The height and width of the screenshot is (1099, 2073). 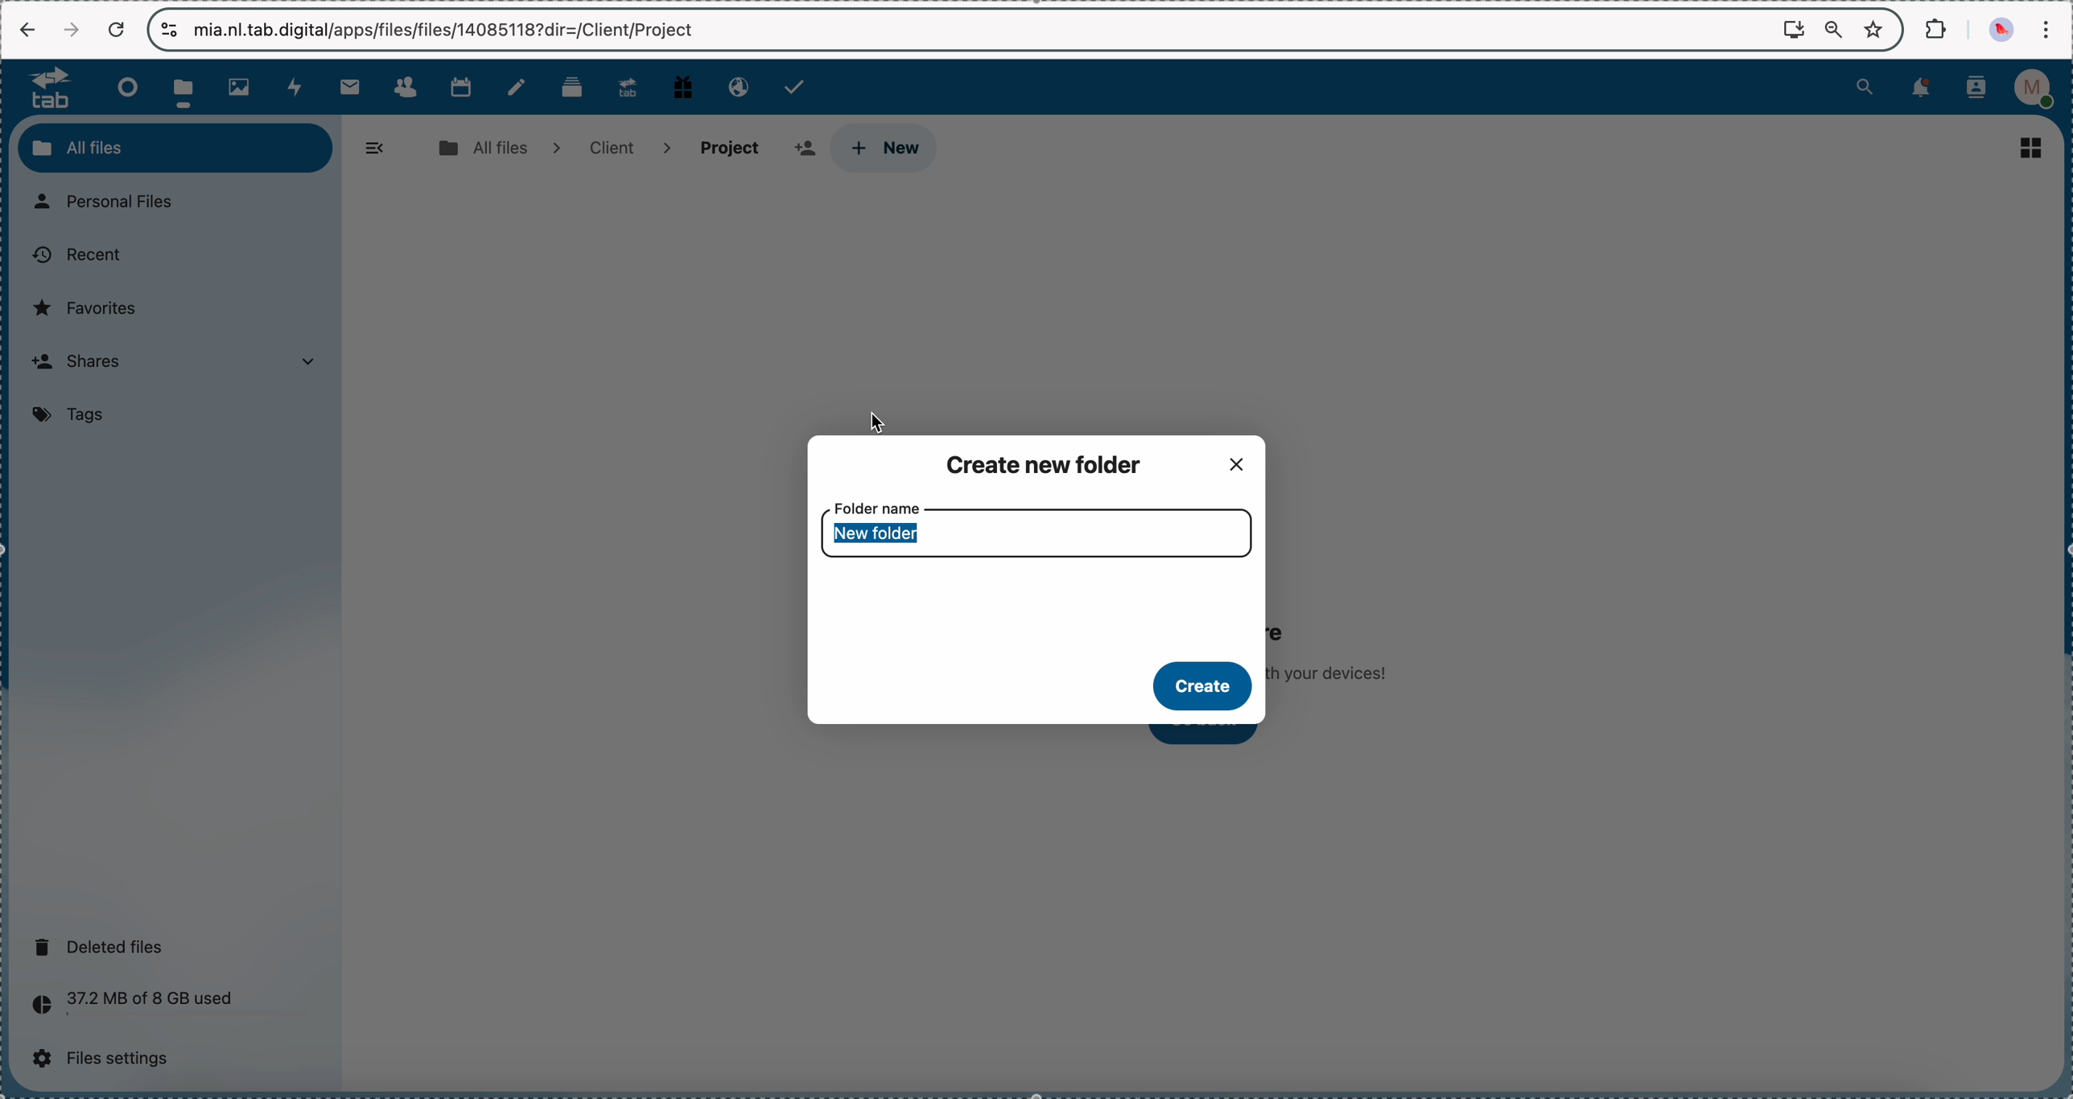 I want to click on click on files, so click(x=188, y=87).